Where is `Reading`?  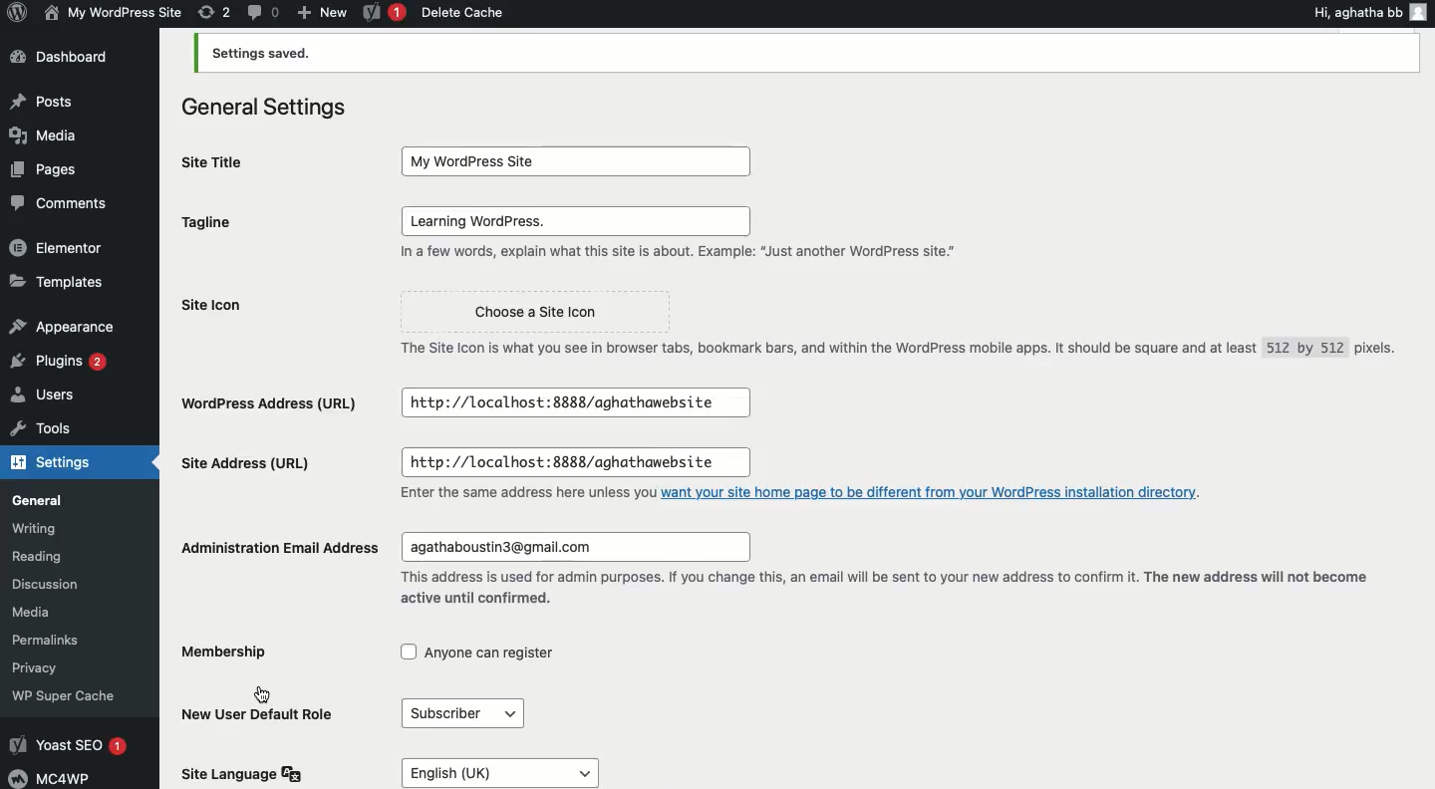 Reading is located at coordinates (49, 554).